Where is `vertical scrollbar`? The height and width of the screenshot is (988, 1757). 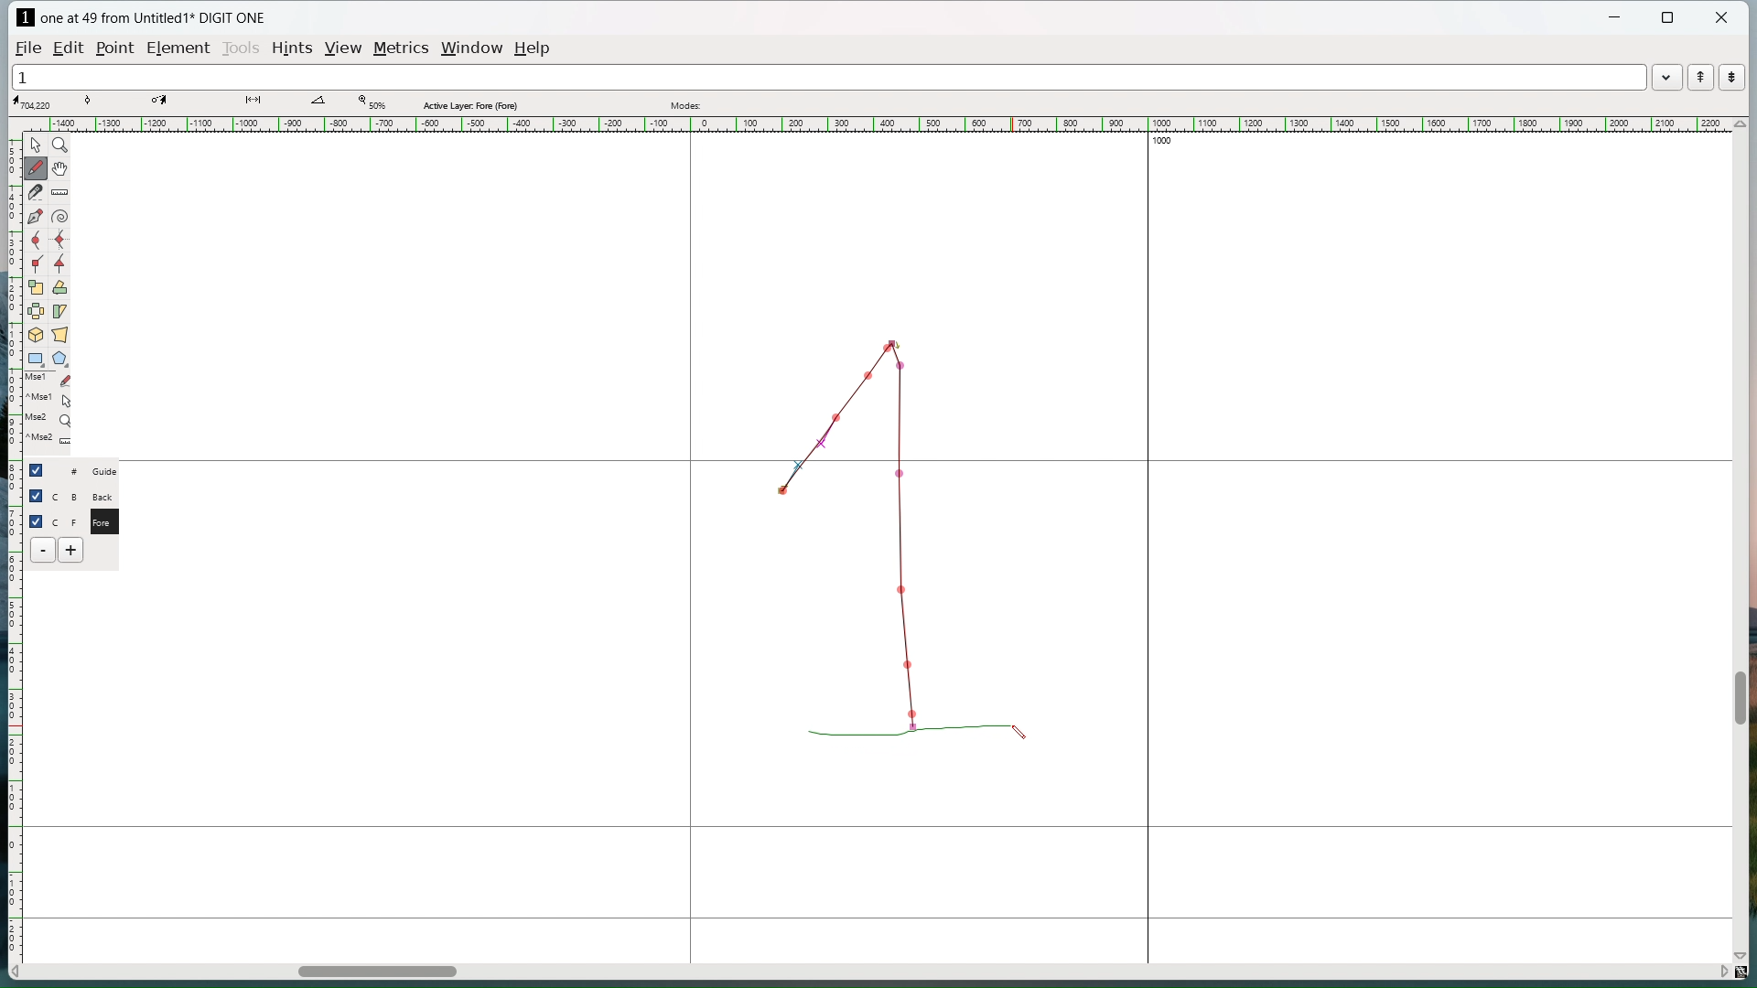 vertical scrollbar is located at coordinates (1739, 698).